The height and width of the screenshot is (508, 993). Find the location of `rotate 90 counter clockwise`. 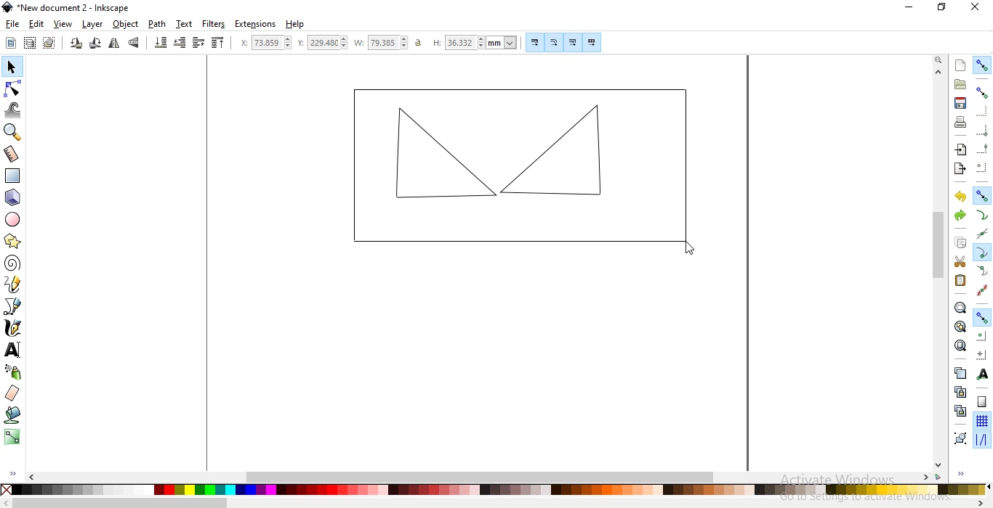

rotate 90 counter clockwise is located at coordinates (76, 44).